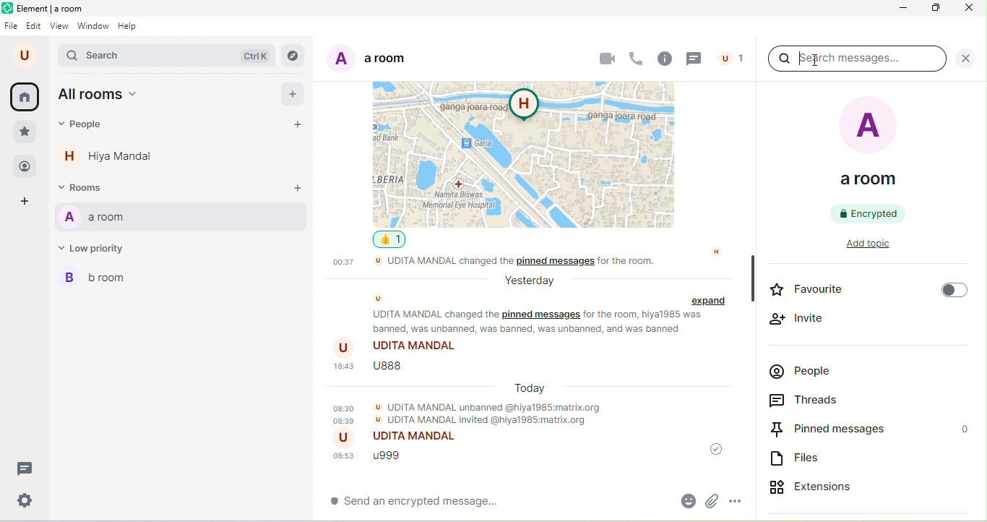 The image size is (987, 522). I want to click on favourites, so click(25, 132).